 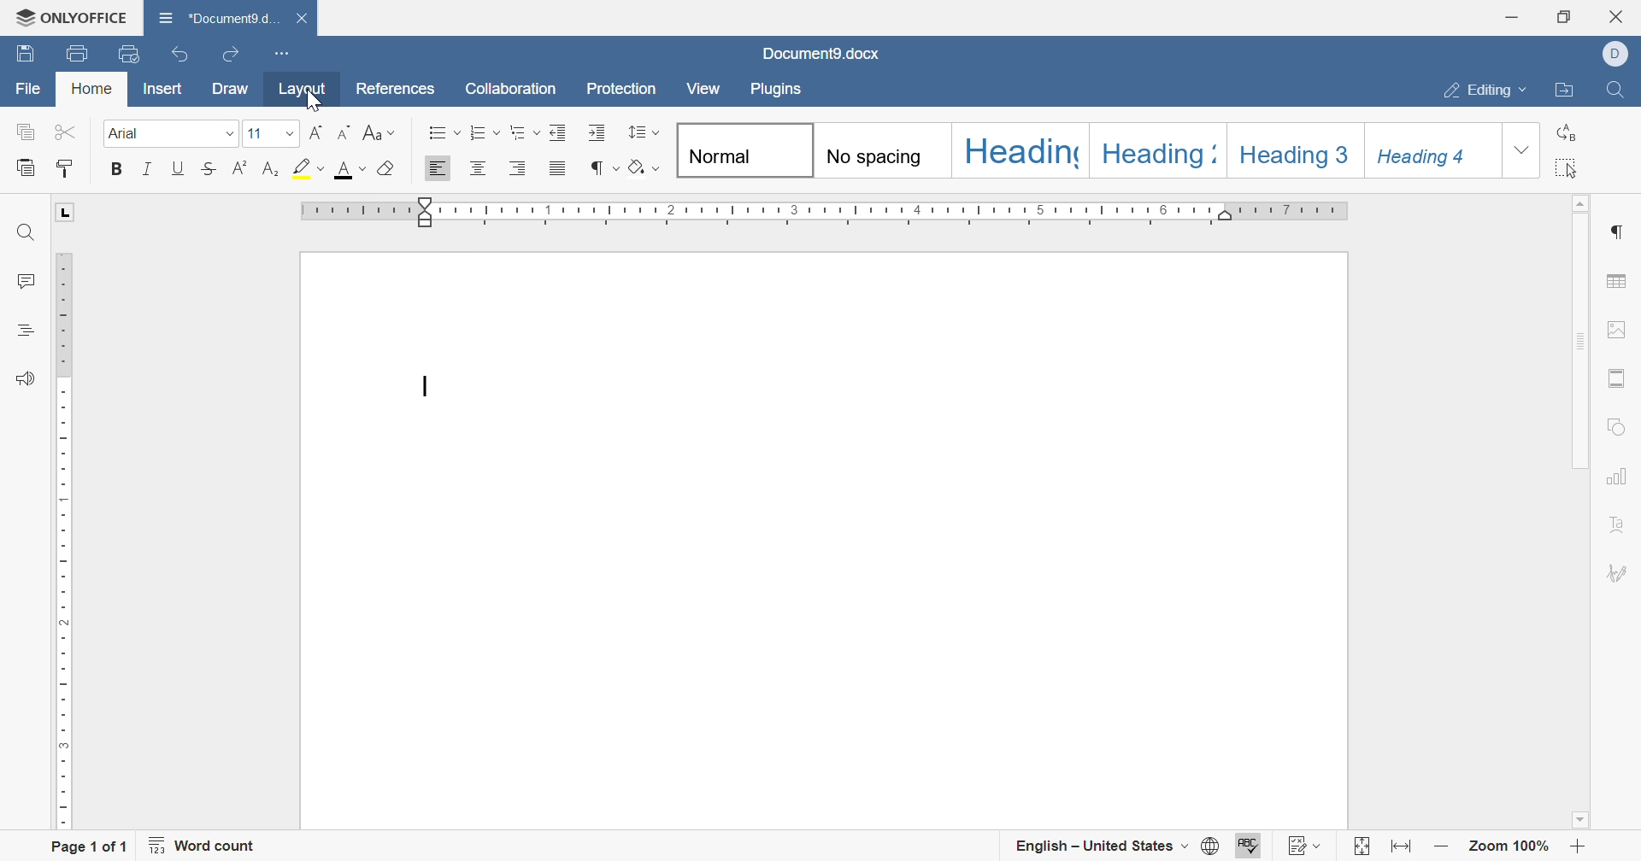 I want to click on save, so click(x=21, y=55).